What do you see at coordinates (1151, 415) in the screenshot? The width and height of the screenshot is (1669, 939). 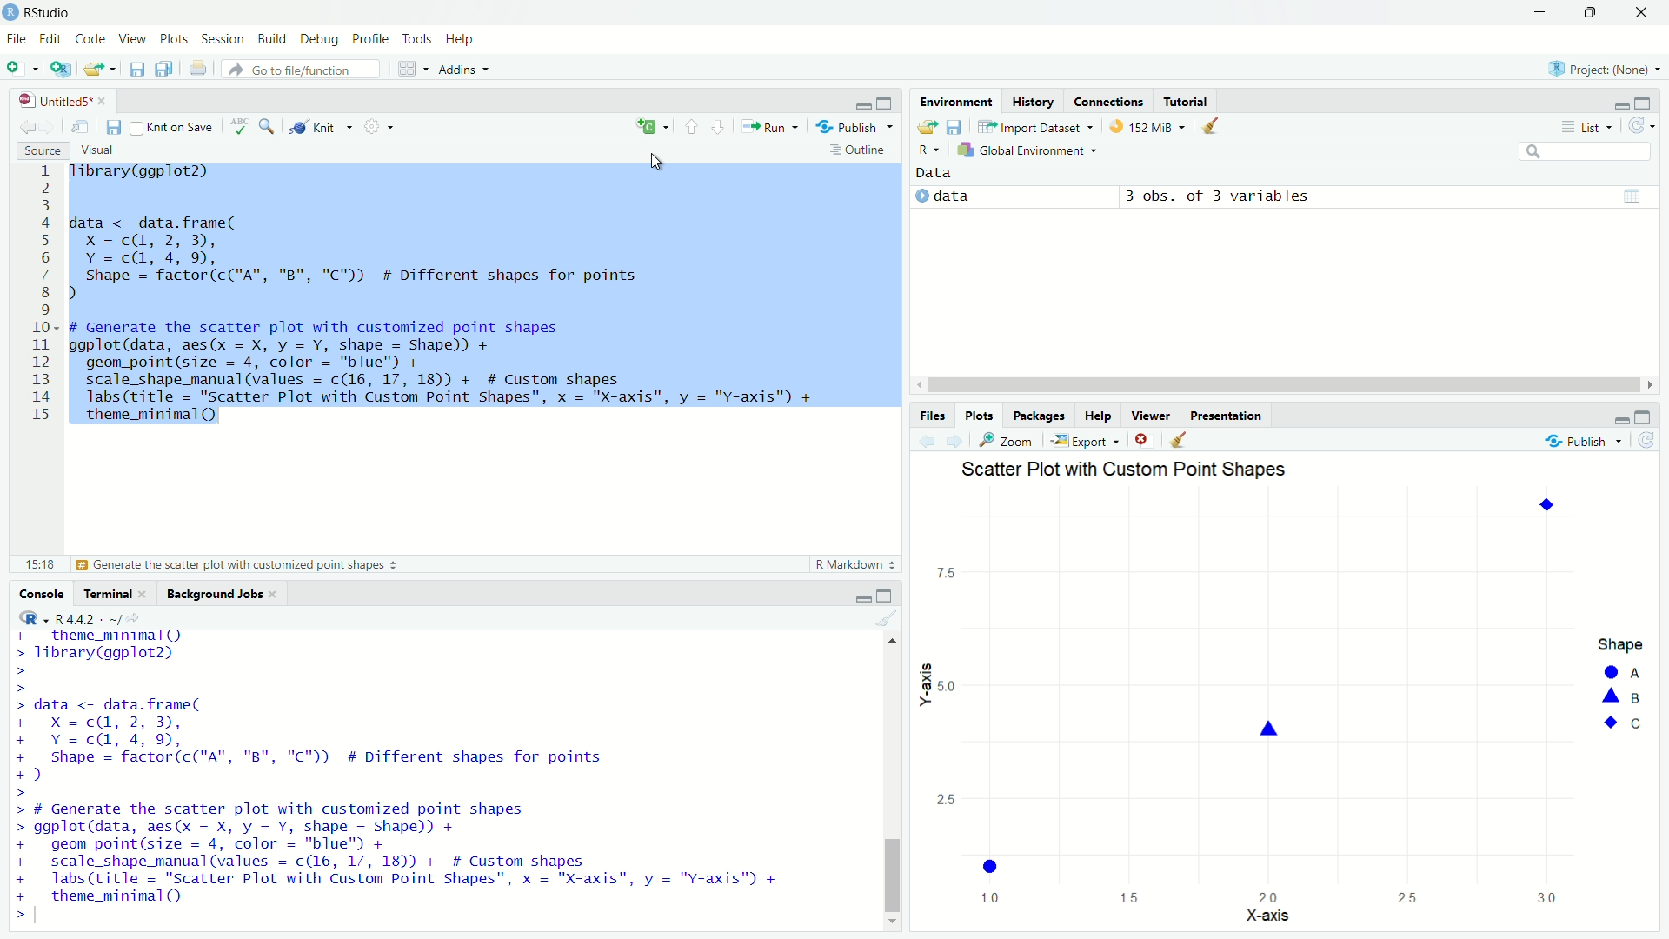 I see `Viewer` at bounding box center [1151, 415].